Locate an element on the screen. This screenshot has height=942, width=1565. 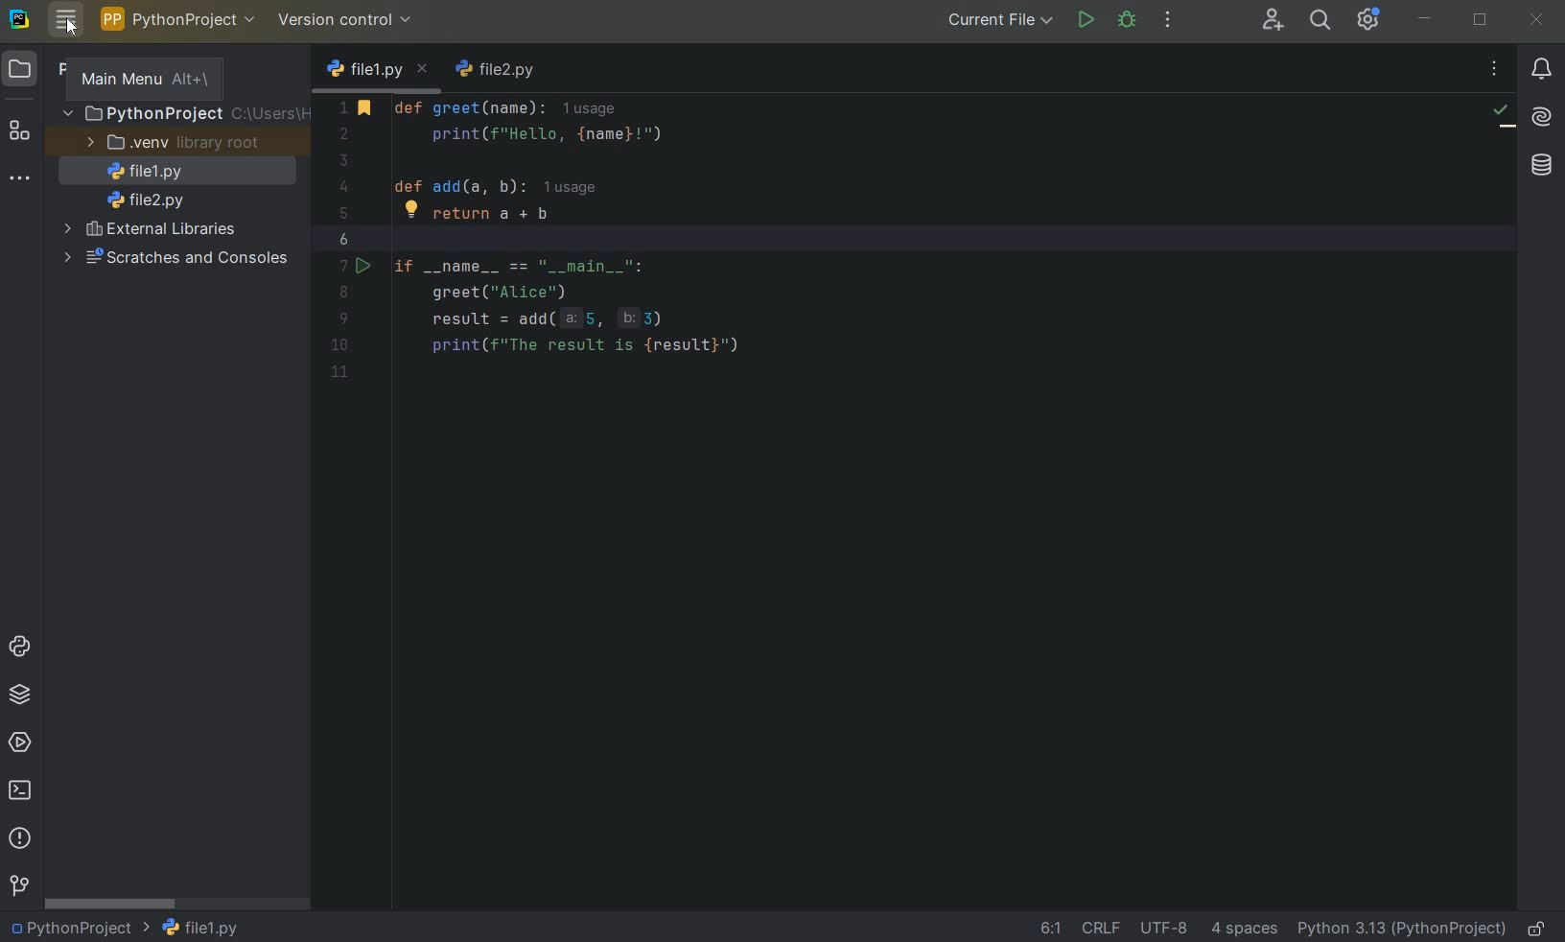
more actions is located at coordinates (1166, 21).